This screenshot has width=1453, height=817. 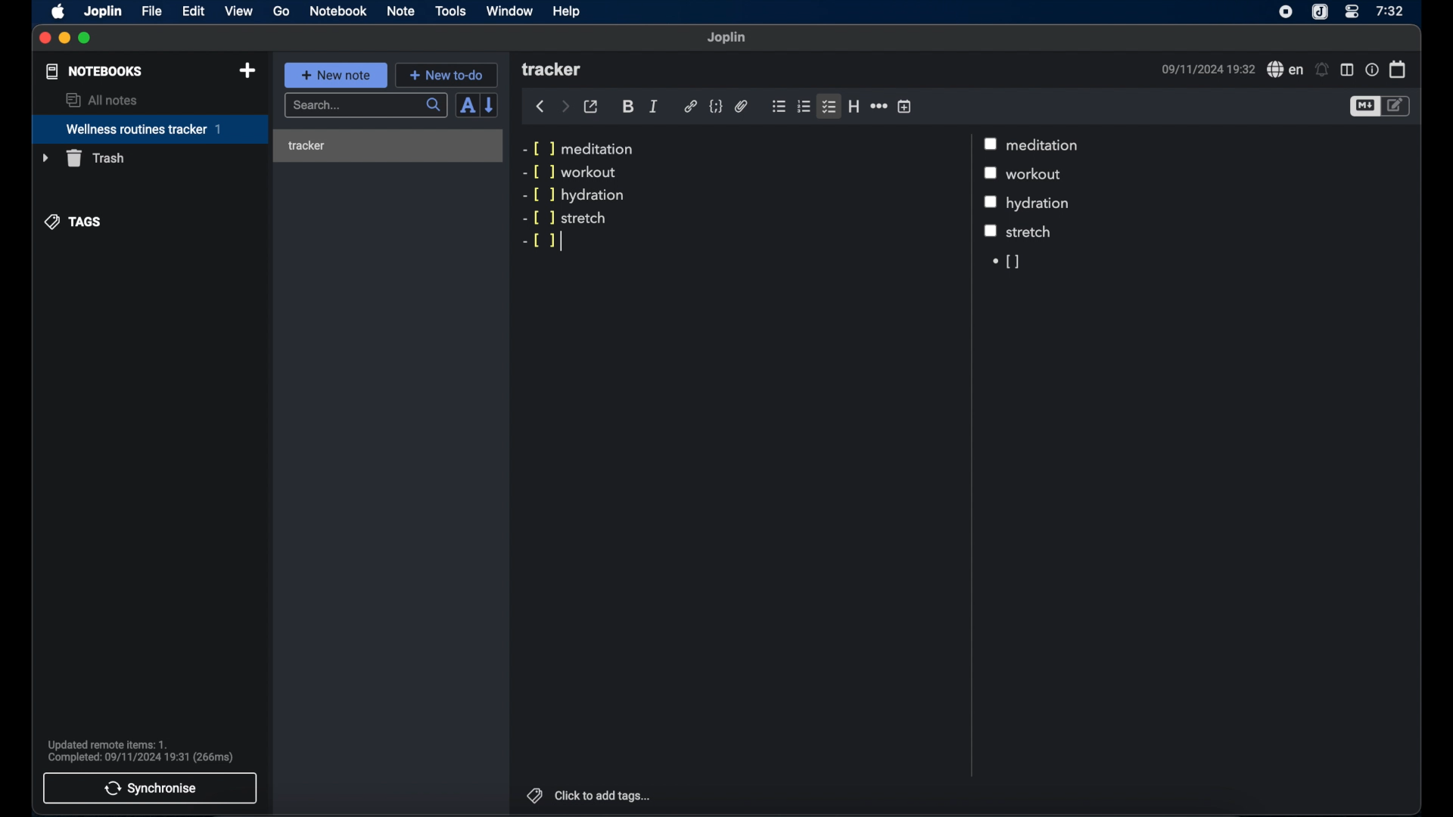 What do you see at coordinates (446, 74) in the screenshot?
I see `+ new to-do` at bounding box center [446, 74].